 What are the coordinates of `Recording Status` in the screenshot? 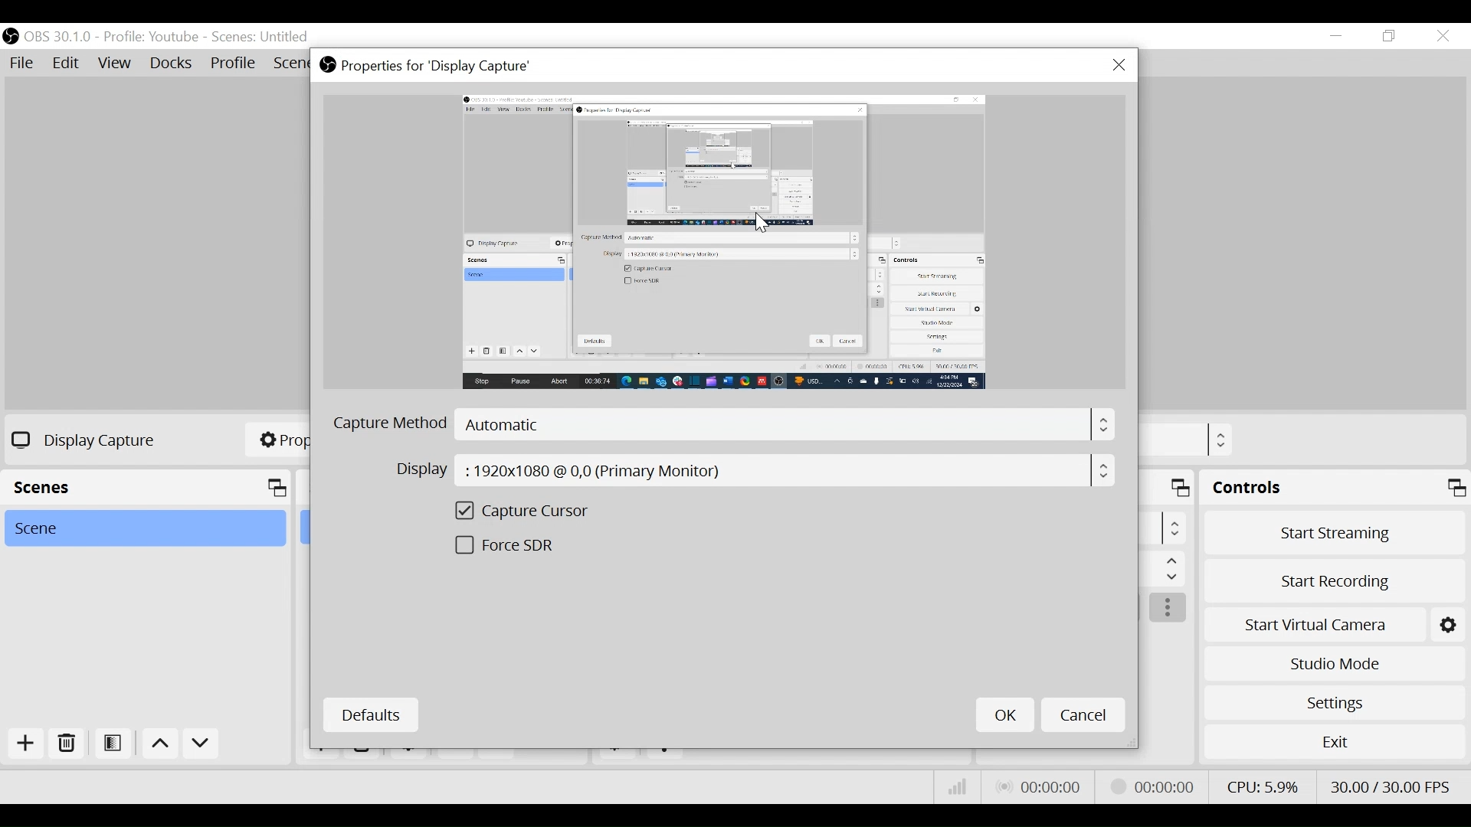 It's located at (1157, 784).